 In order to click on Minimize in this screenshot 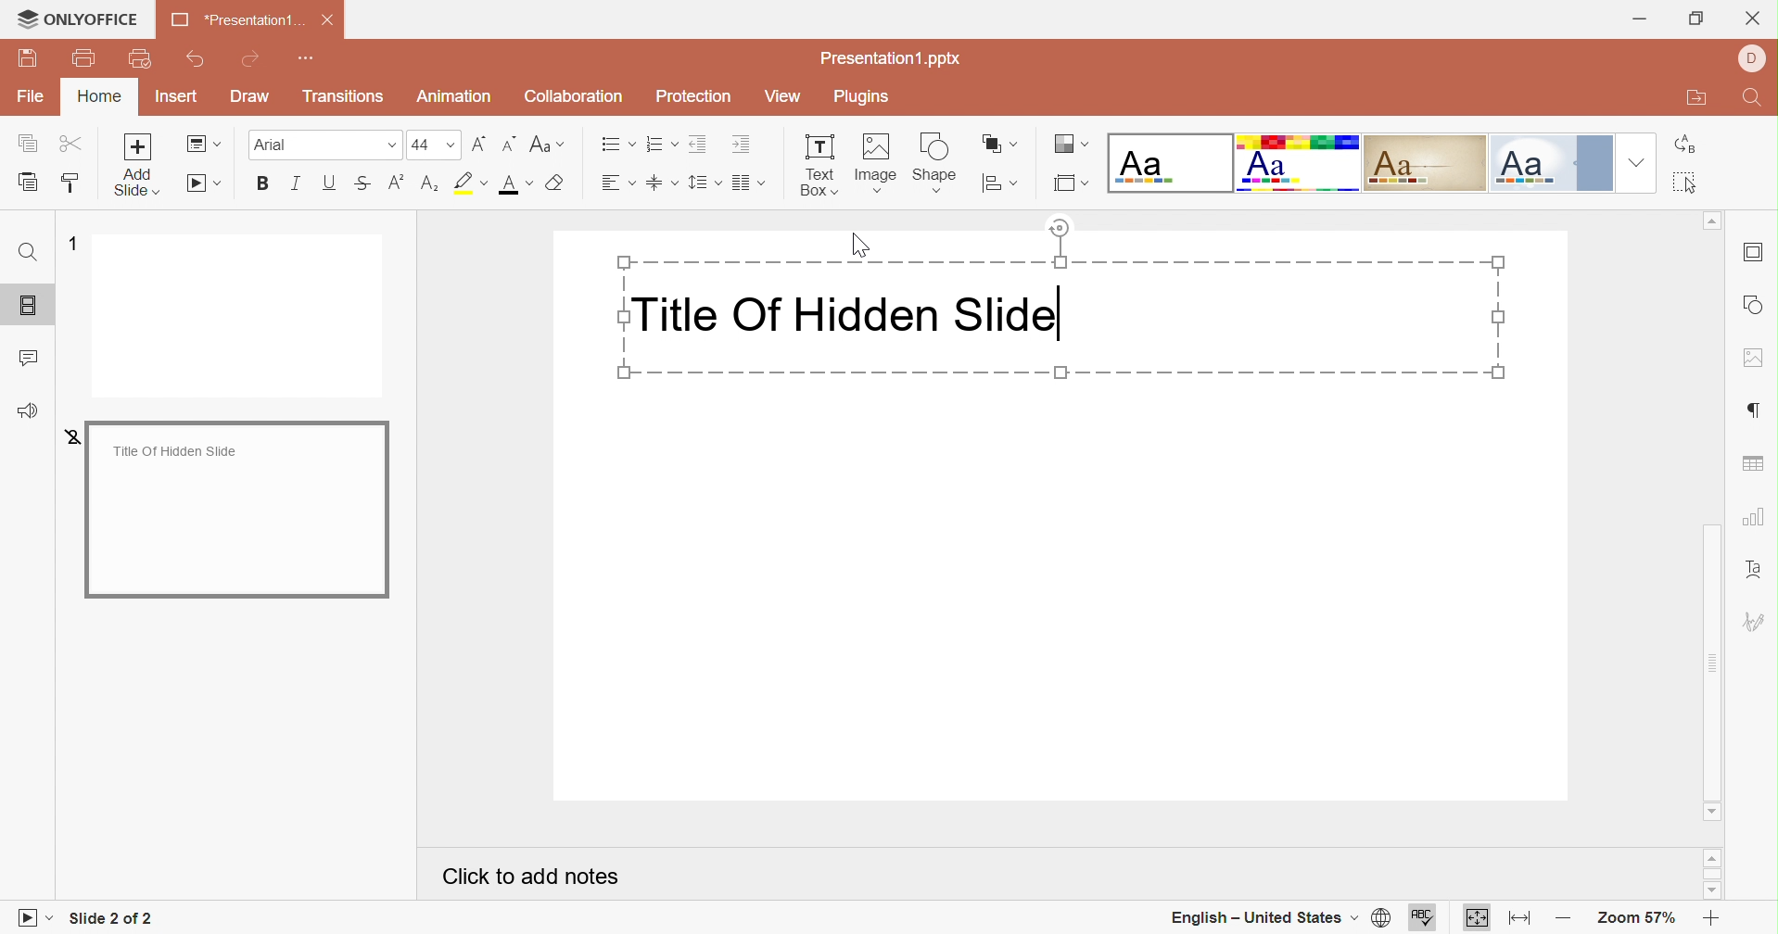, I will do `click(1642, 19)`.